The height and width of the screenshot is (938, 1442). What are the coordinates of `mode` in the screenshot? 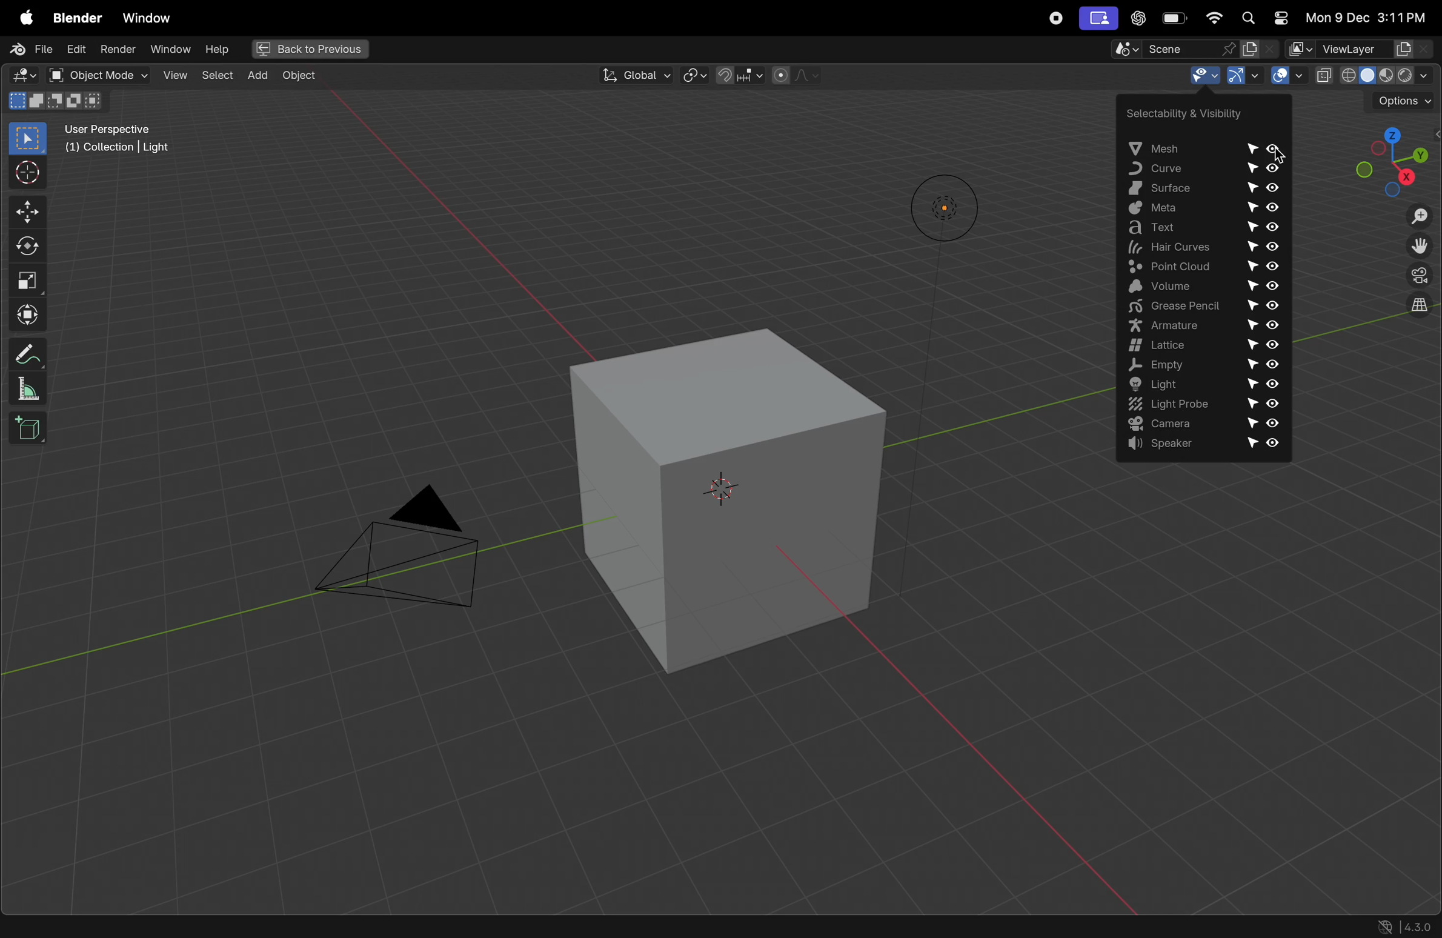 It's located at (56, 101).